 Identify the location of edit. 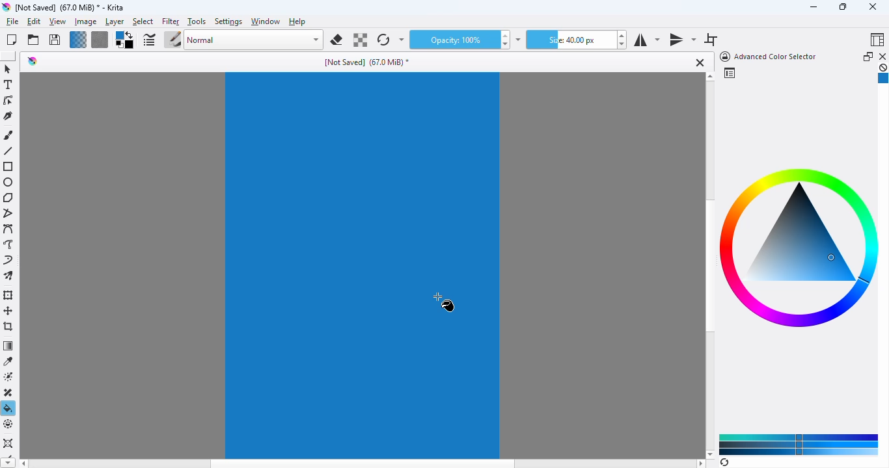
(33, 21).